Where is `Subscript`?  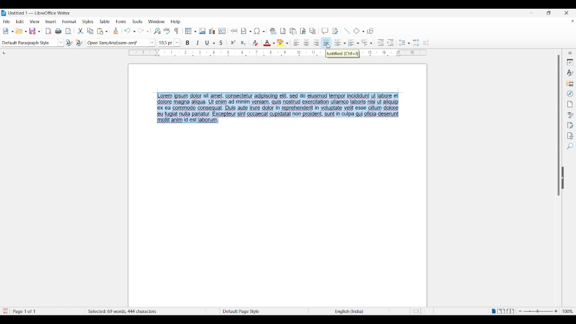 Subscript is located at coordinates (243, 43).